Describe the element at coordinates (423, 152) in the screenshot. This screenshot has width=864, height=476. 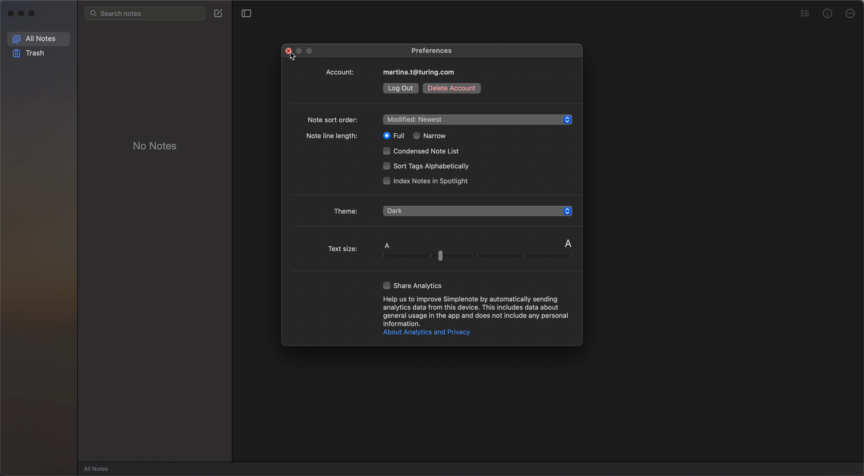
I see `condensed note list` at that location.